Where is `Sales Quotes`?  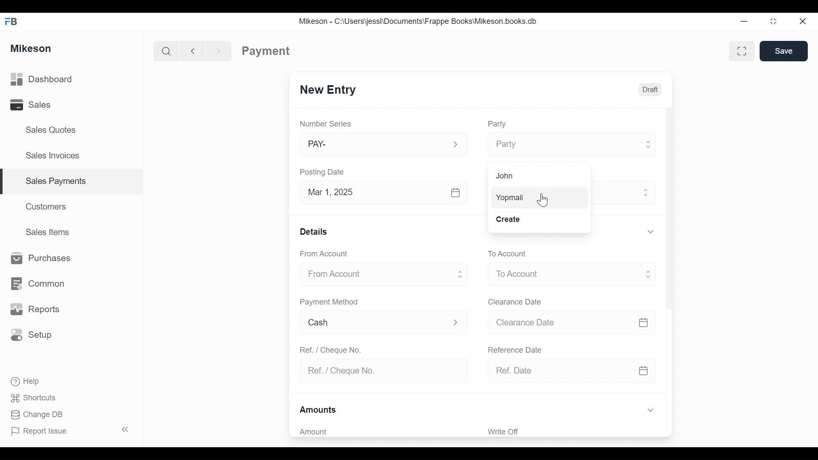
Sales Quotes is located at coordinates (47, 130).